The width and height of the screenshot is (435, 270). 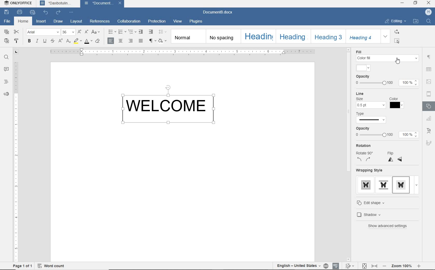 I want to click on HEADINGS, so click(x=7, y=81).